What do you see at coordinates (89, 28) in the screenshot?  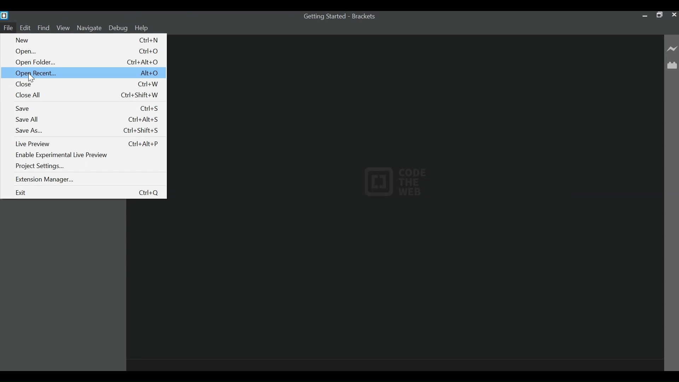 I see `Navigate` at bounding box center [89, 28].